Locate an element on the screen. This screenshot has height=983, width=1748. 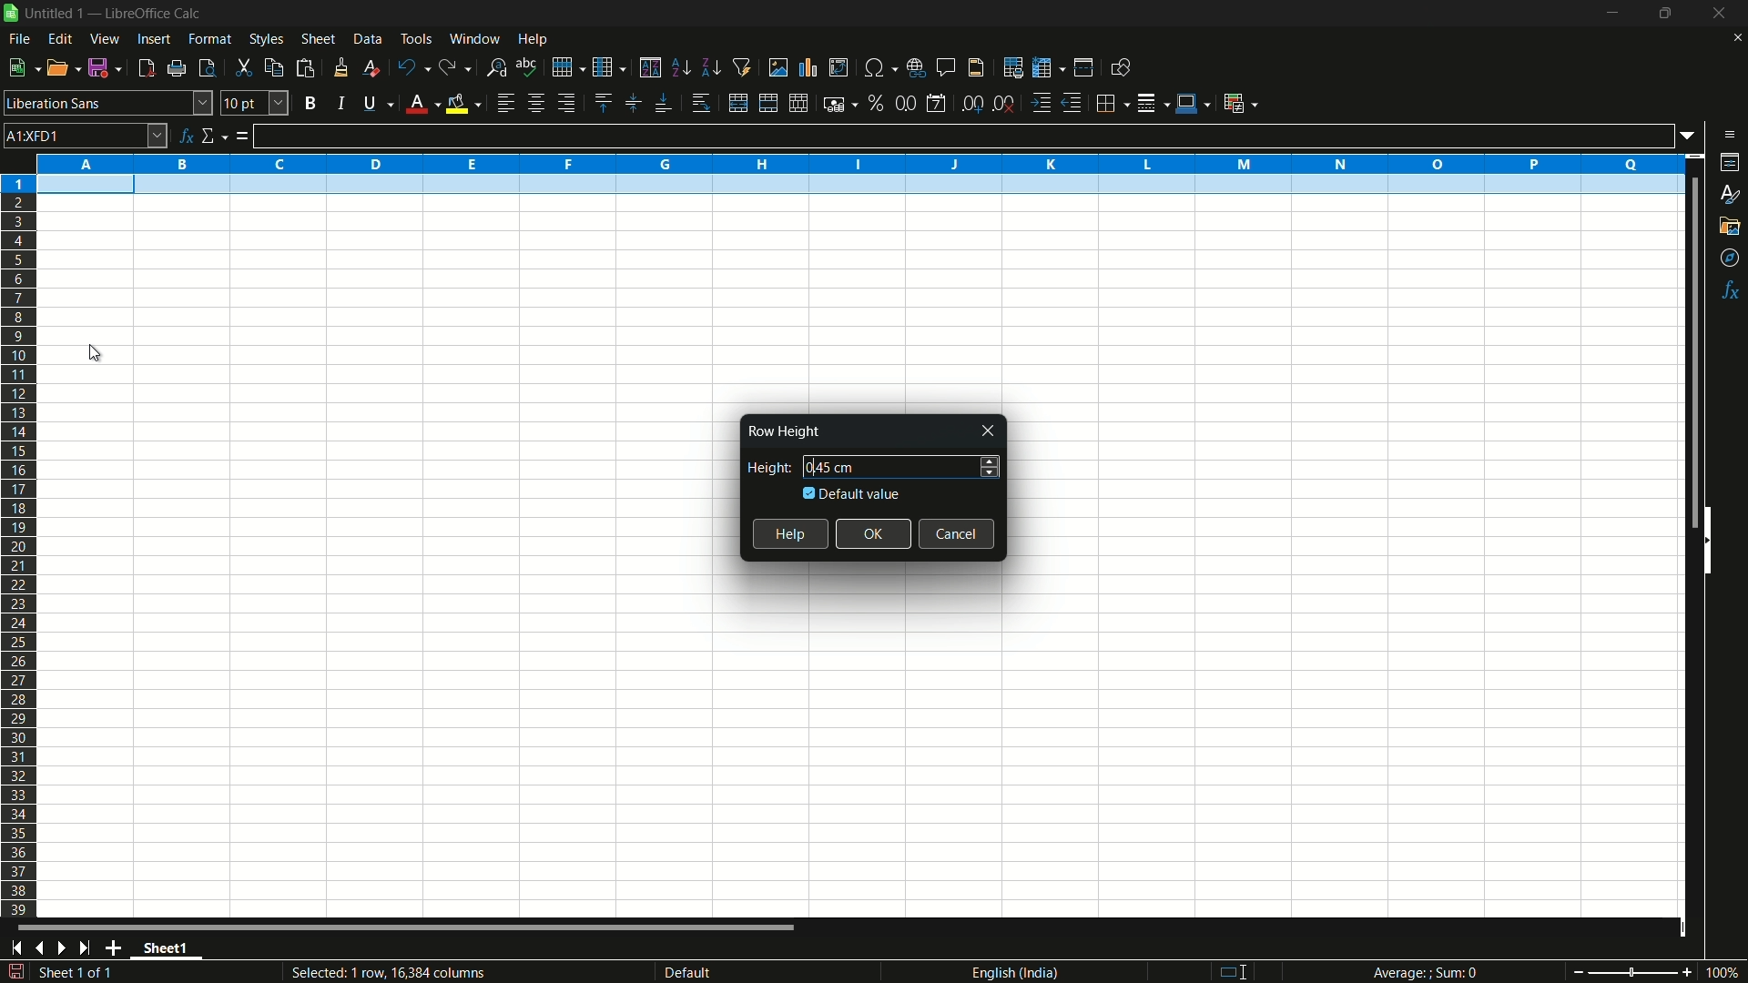
paste is located at coordinates (305, 68).